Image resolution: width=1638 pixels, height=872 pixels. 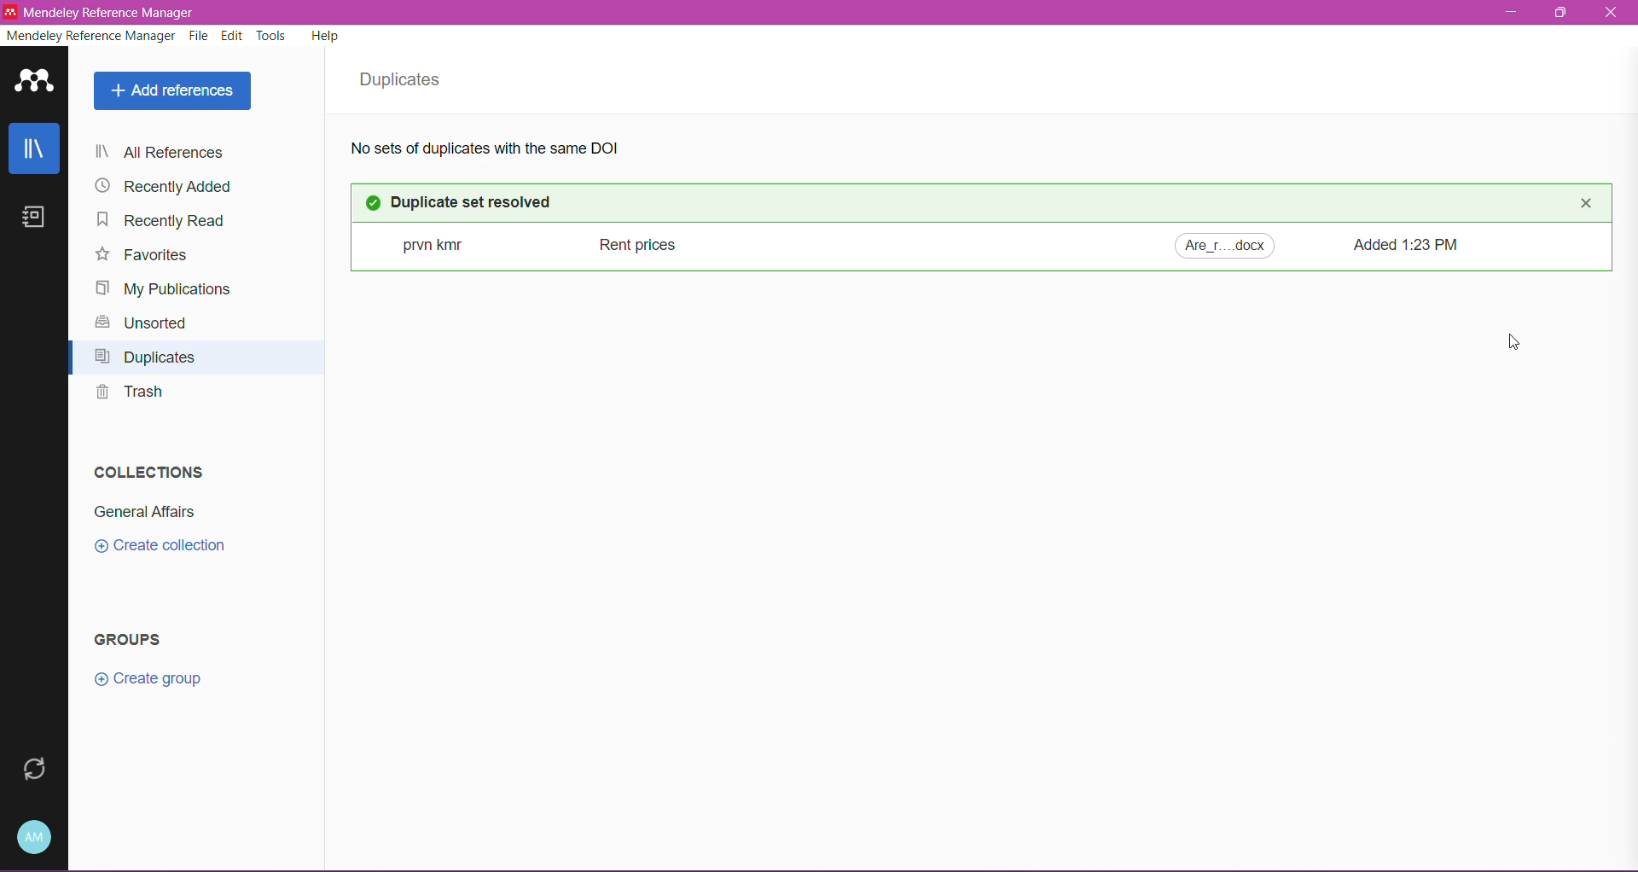 I want to click on Tools, so click(x=272, y=35).